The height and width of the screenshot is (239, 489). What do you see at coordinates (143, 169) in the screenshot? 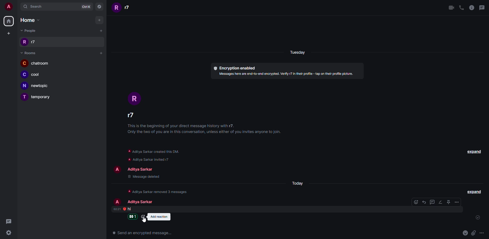
I see `people` at bounding box center [143, 169].